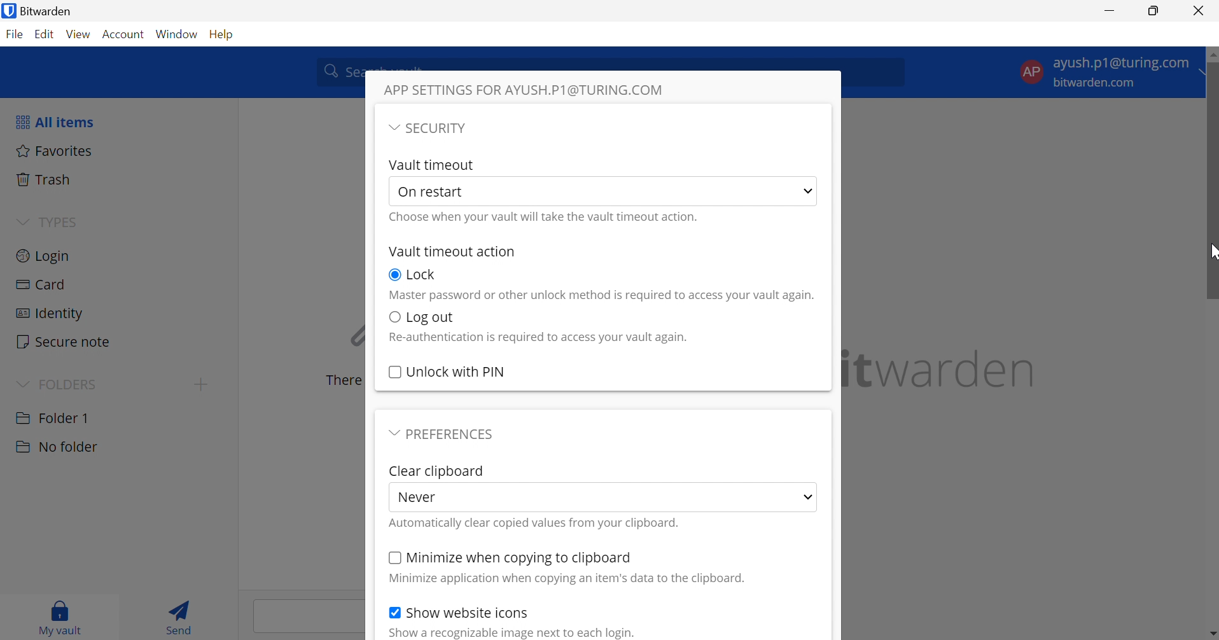 The height and width of the screenshot is (640, 1219). What do you see at coordinates (183, 616) in the screenshot?
I see `Send` at bounding box center [183, 616].